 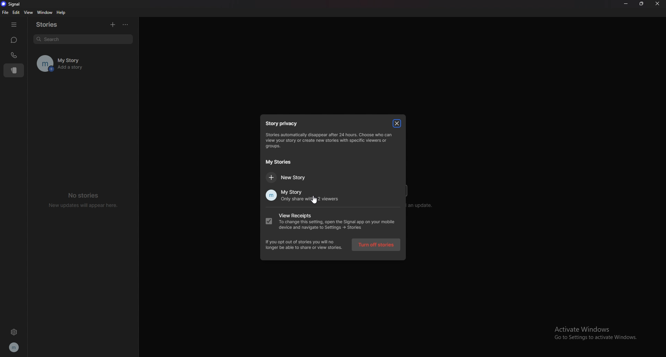 I want to click on new story, so click(x=289, y=177).